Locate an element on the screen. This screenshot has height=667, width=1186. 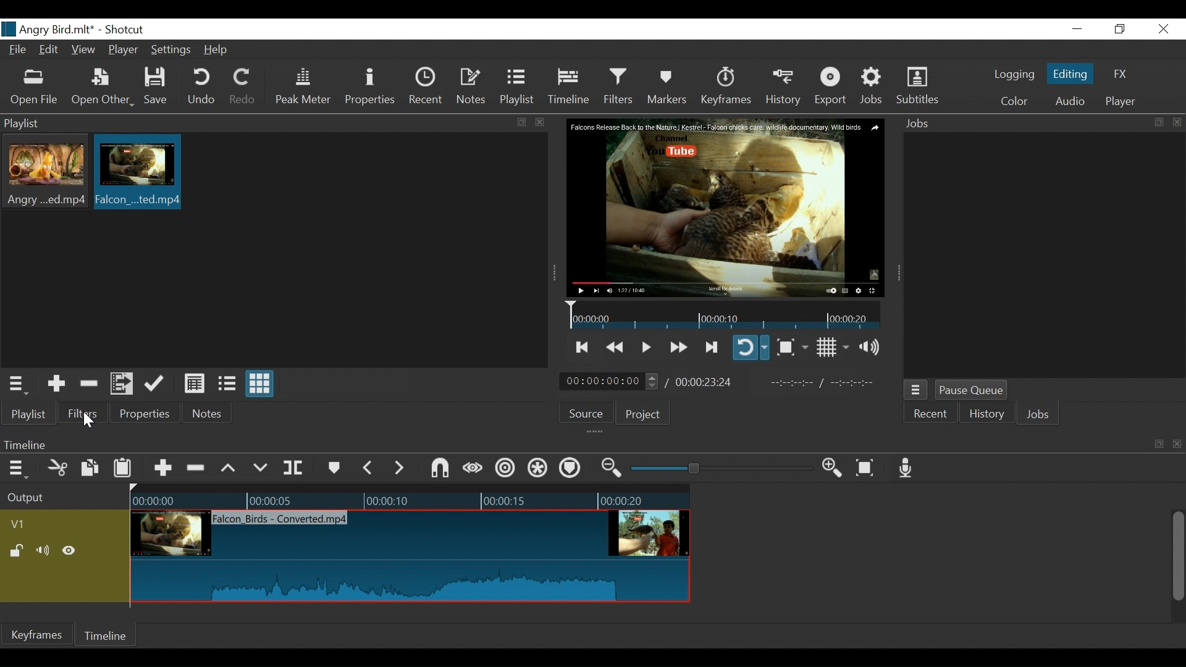
Jobs Panel is located at coordinates (1043, 256).